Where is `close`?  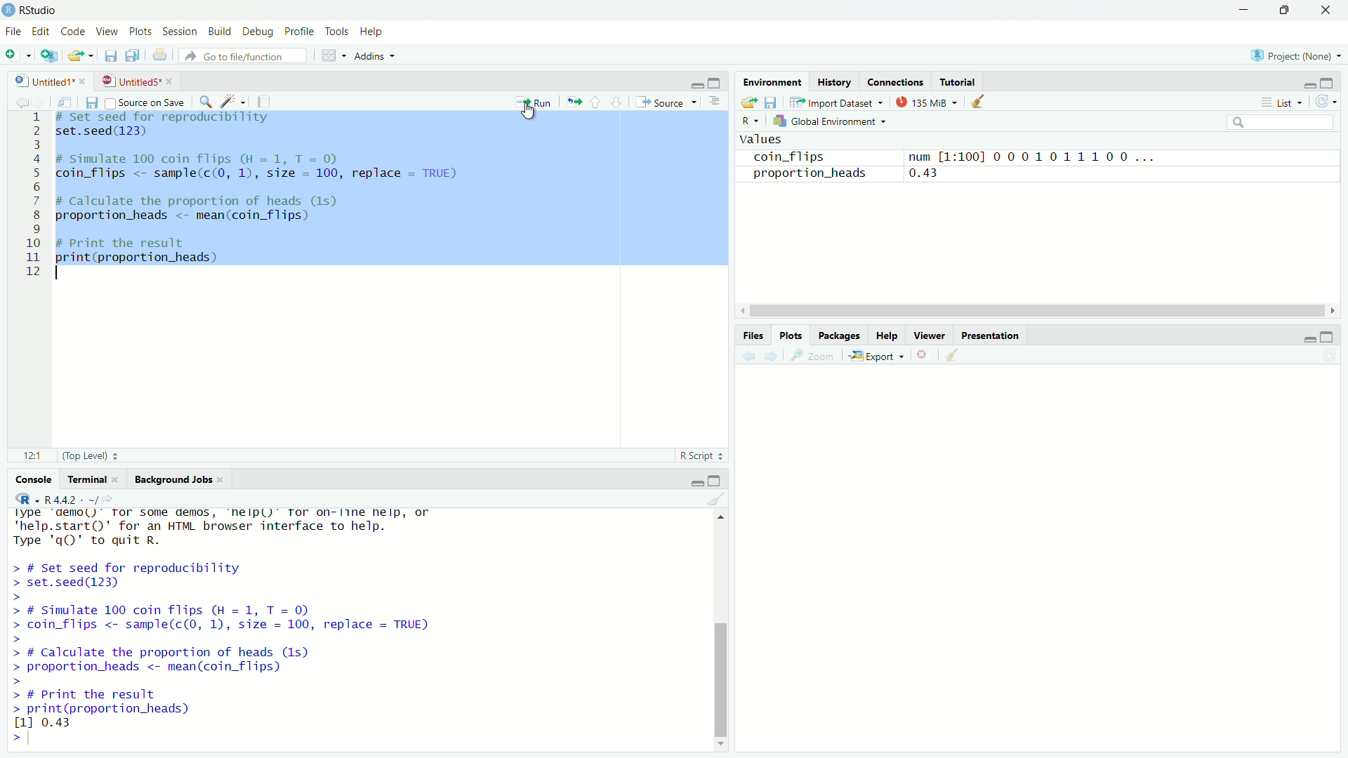
close is located at coordinates (119, 479).